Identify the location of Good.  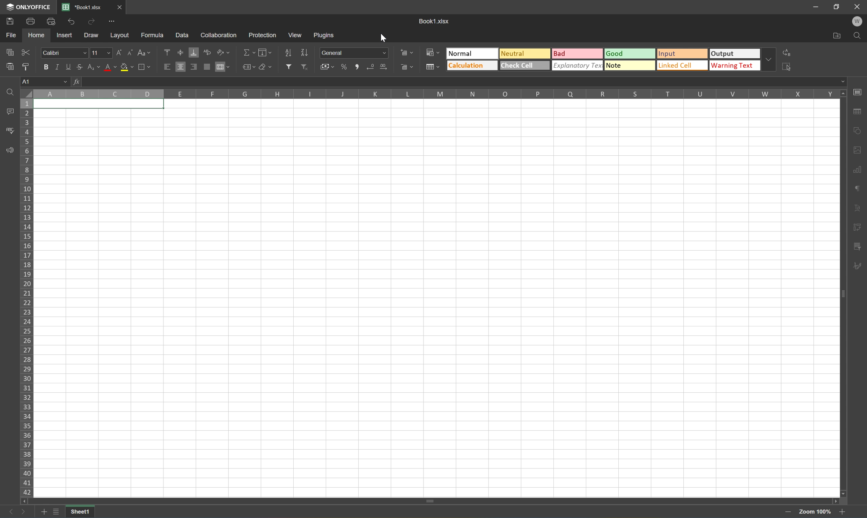
(631, 53).